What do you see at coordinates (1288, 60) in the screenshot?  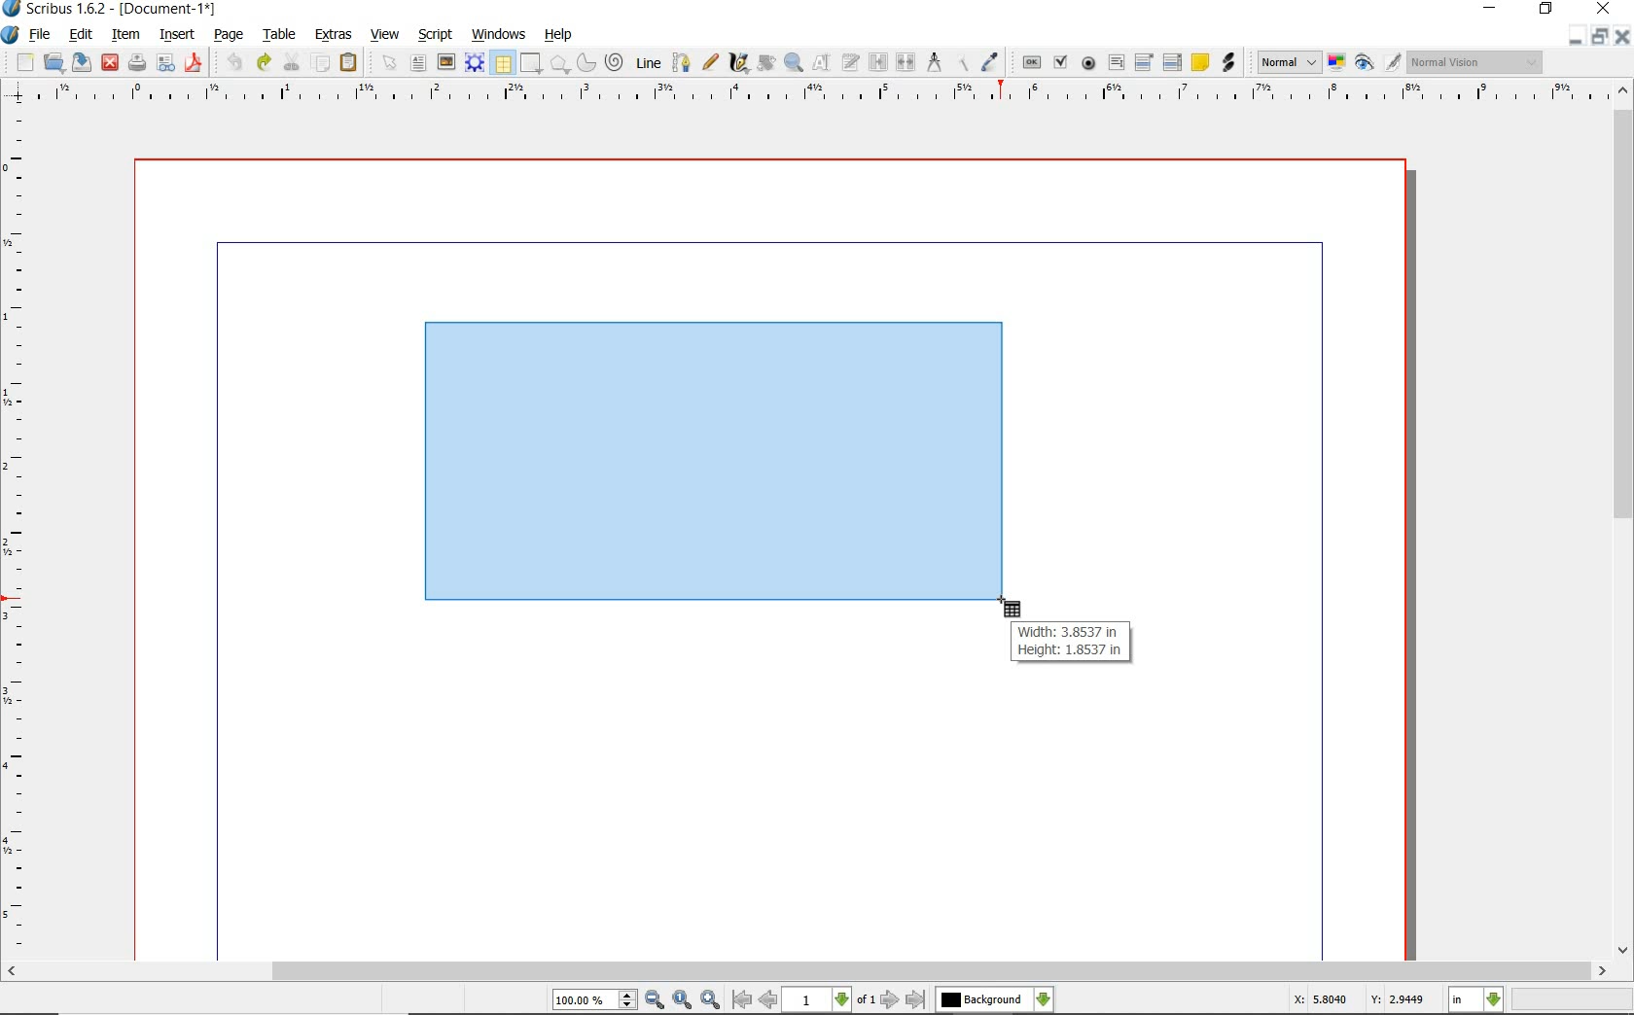 I see `image preview quality` at bounding box center [1288, 60].